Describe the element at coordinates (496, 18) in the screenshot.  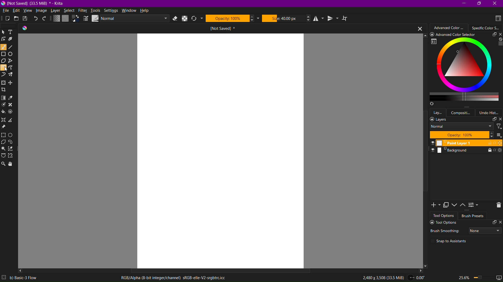
I see `Choose Workspace` at that location.